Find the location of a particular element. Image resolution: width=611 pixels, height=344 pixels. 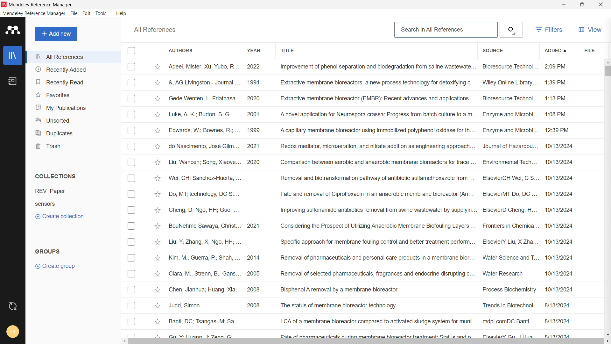

Add to favorites is located at coordinates (157, 82).